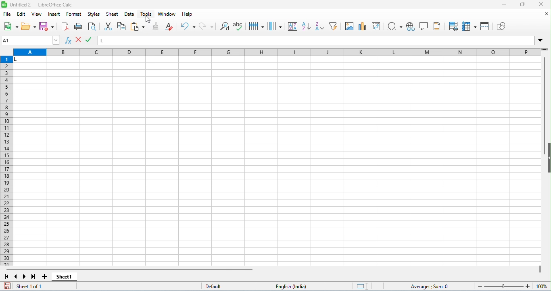 The height and width of the screenshot is (291, 551). Describe the element at coordinates (294, 286) in the screenshot. I see `language` at that location.